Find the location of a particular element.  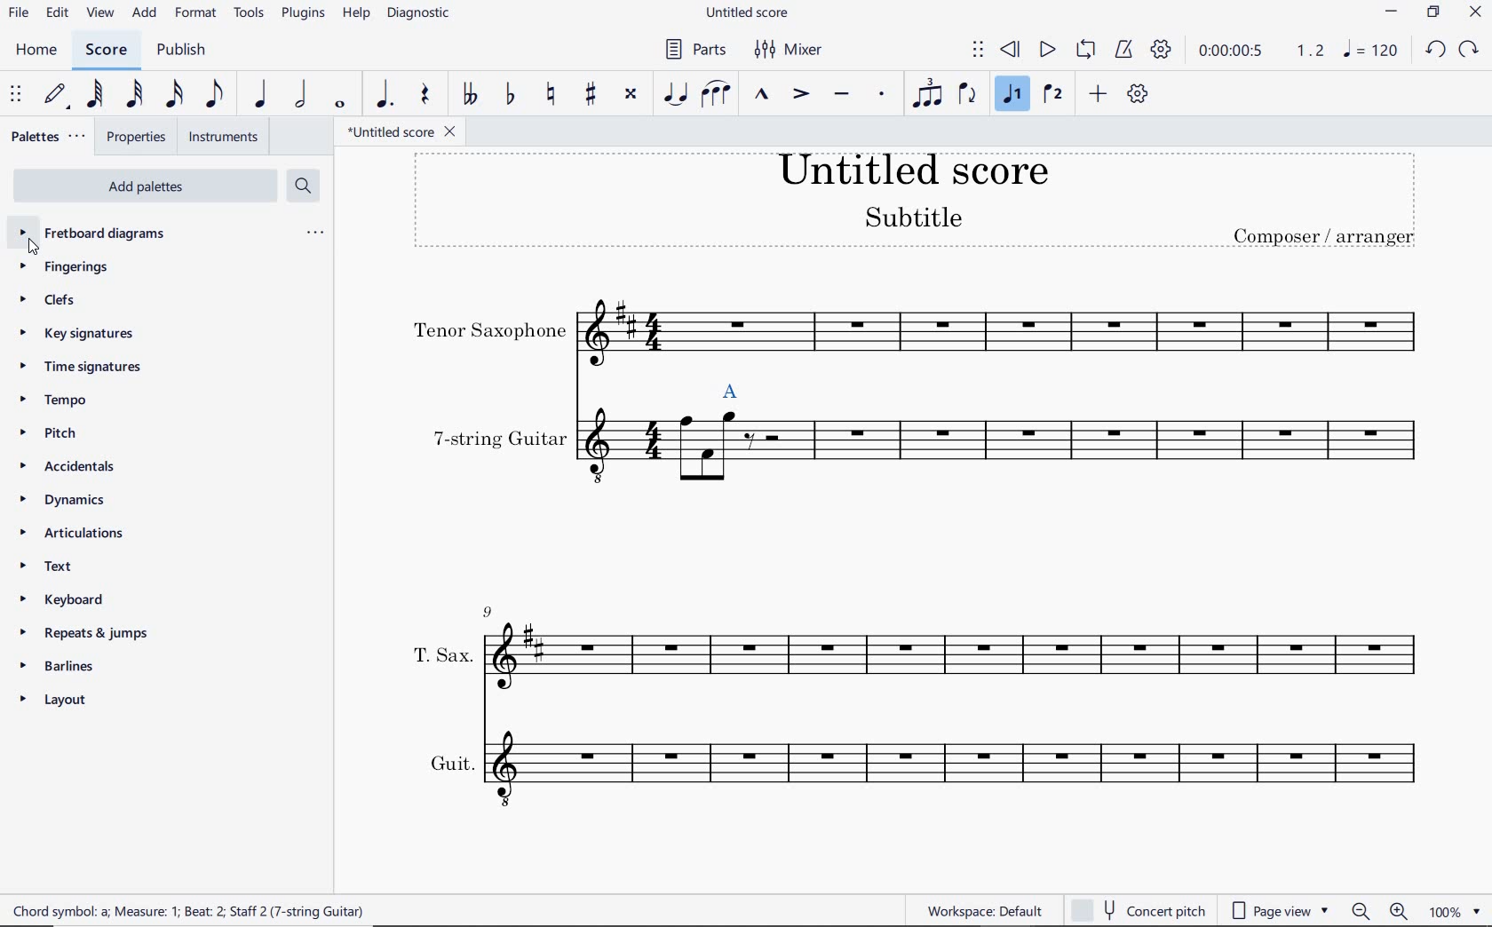

16TH NOTE is located at coordinates (172, 95).